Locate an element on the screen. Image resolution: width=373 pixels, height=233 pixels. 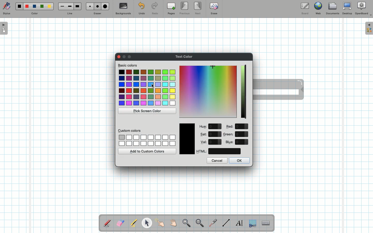
Open pages is located at coordinates (4, 28).